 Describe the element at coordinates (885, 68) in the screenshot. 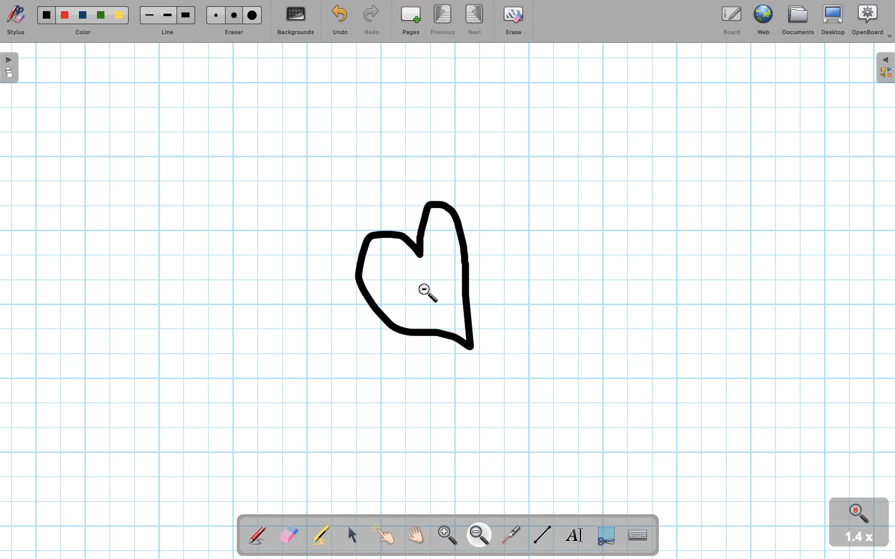

I see `Expand folder` at that location.